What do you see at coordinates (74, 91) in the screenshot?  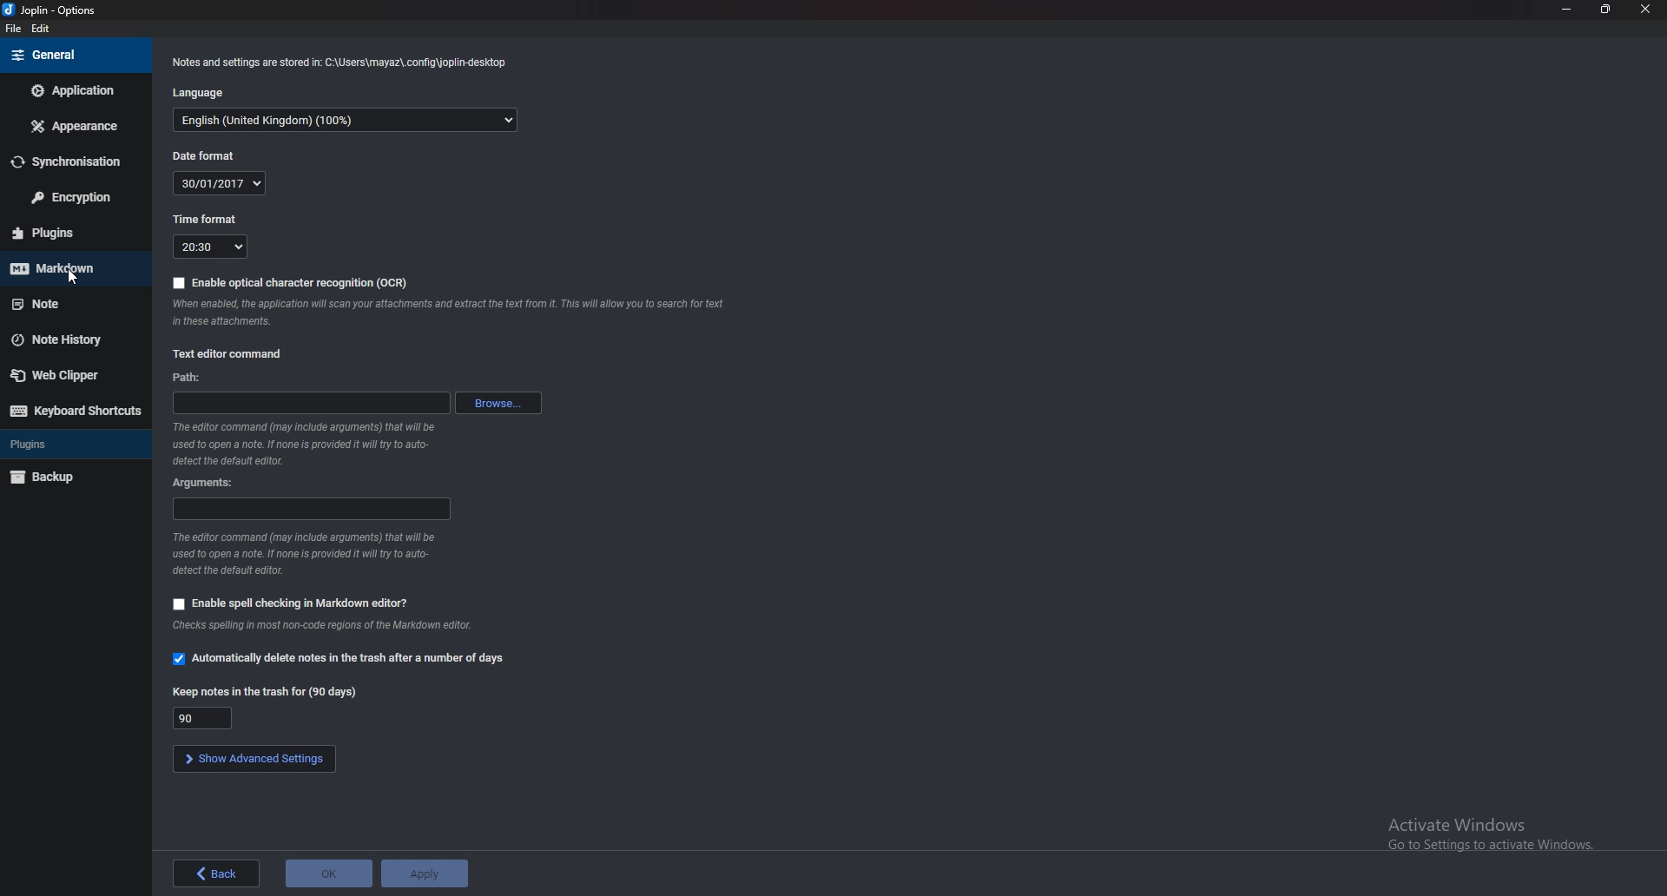 I see `Application` at bounding box center [74, 91].